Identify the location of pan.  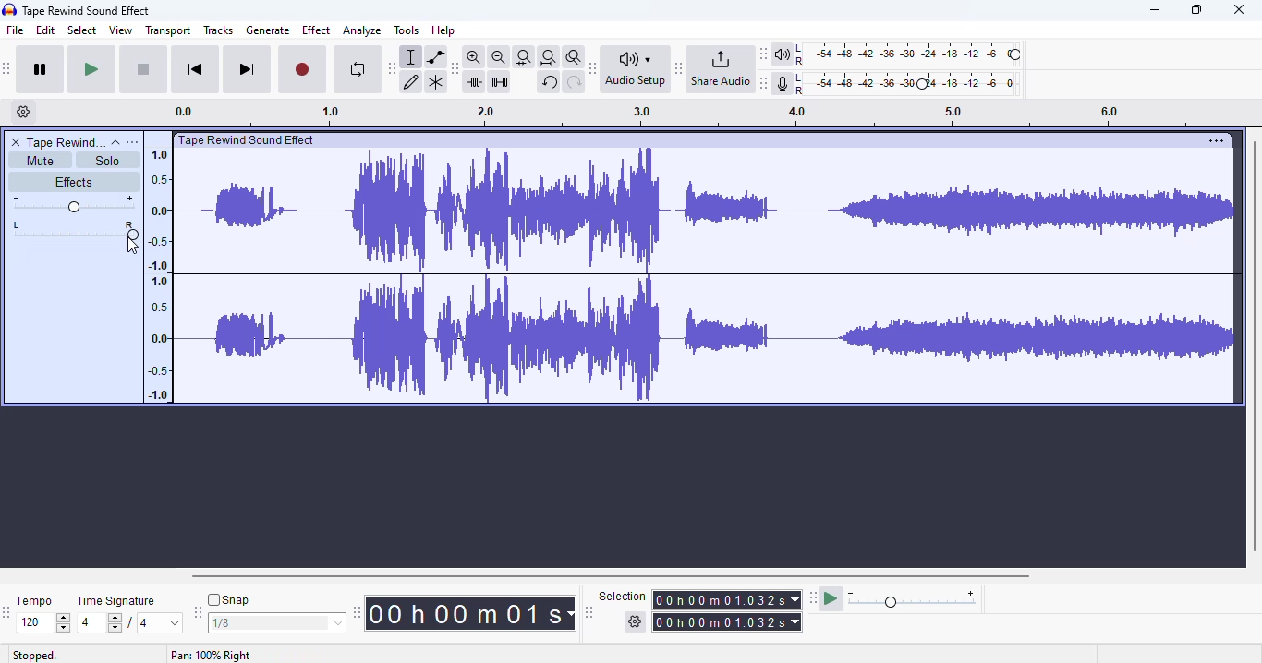
(86, 230).